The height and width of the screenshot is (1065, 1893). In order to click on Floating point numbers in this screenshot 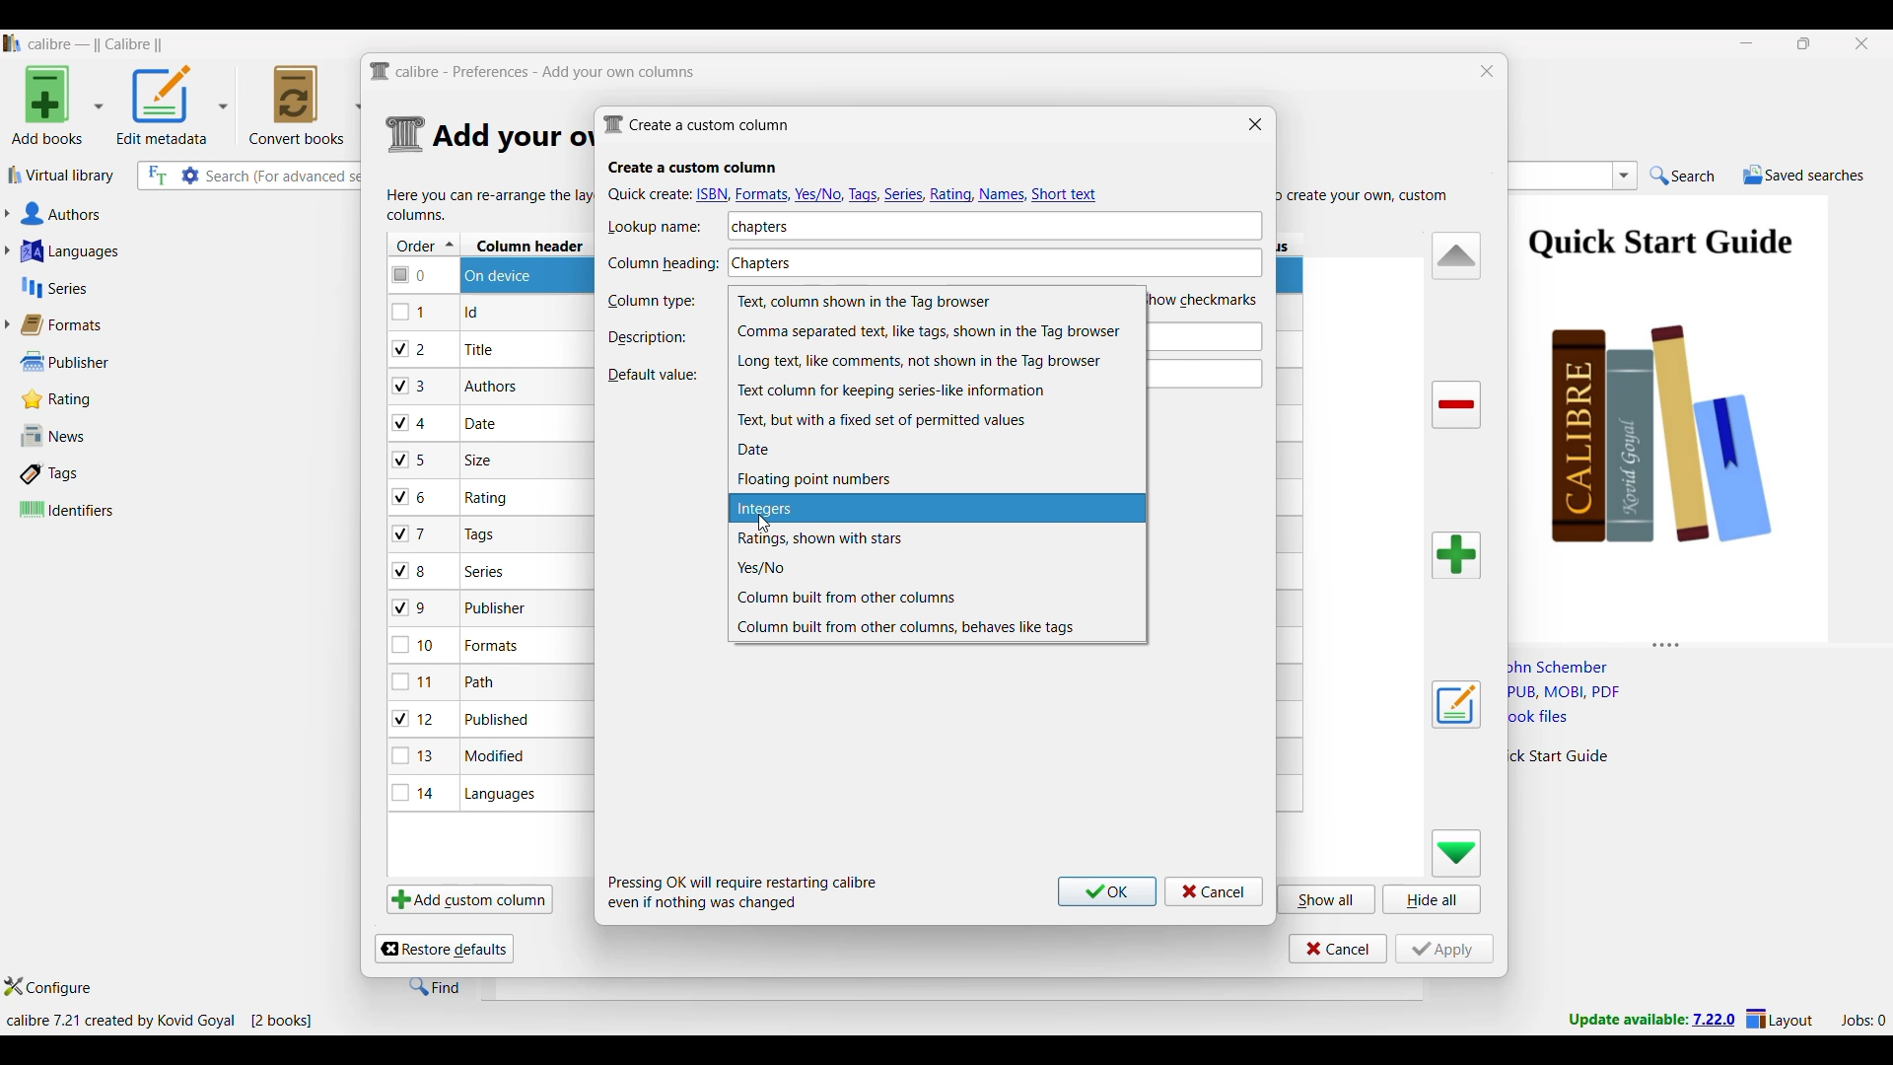, I will do `click(937, 479)`.